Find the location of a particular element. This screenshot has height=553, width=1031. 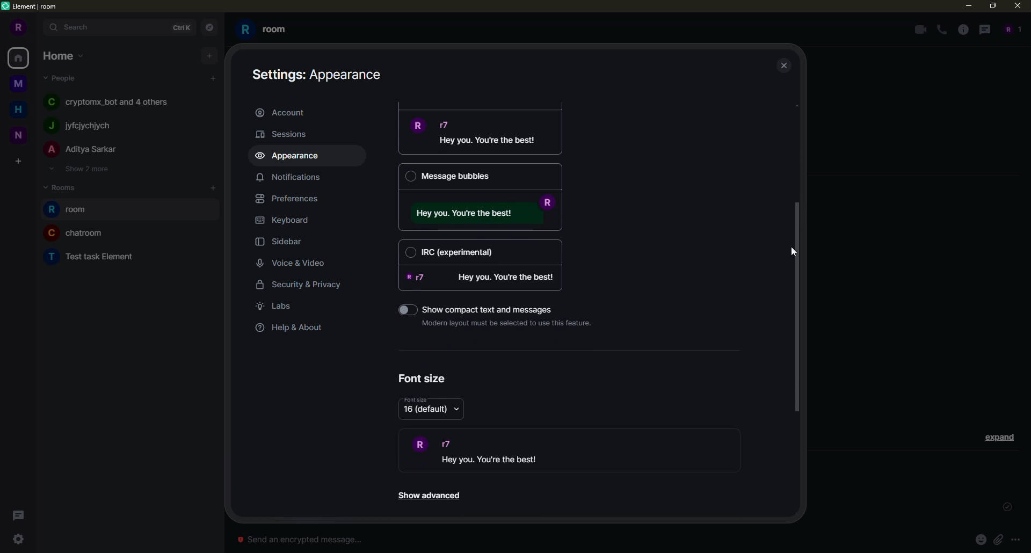

close is located at coordinates (785, 67).